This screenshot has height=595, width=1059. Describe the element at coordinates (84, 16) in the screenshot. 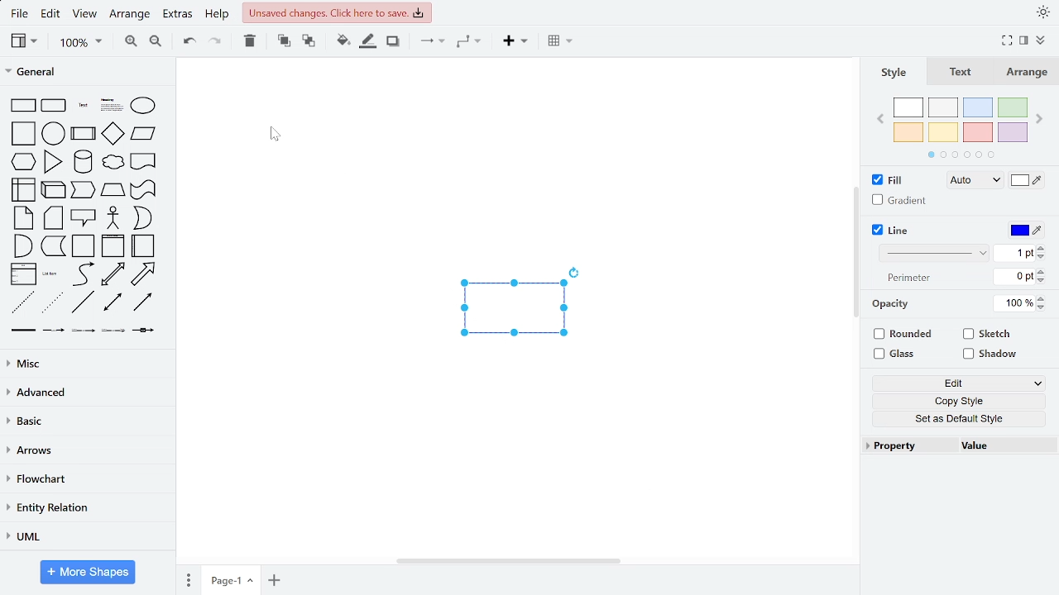

I see `view` at that location.